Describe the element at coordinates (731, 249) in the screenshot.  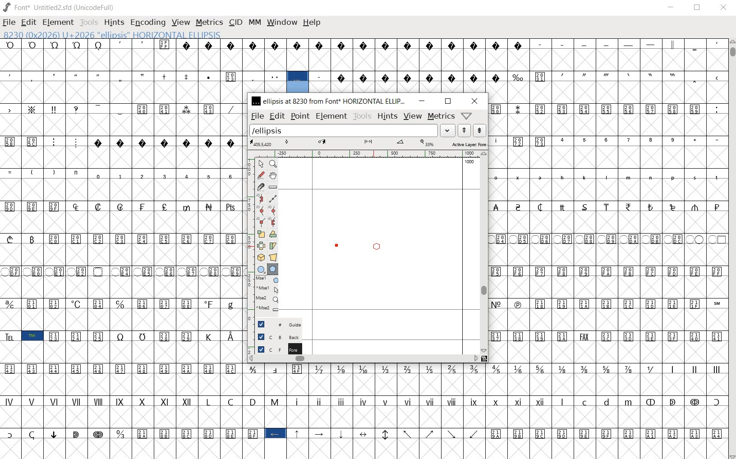
I see `SCROLLBAR` at that location.